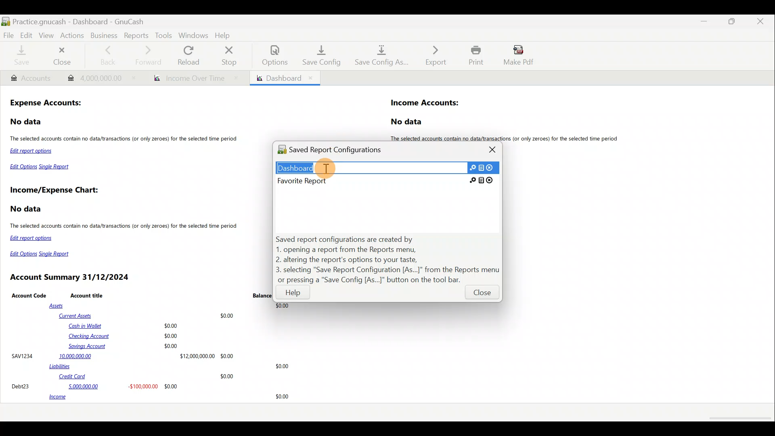 The image size is (775, 436). I want to click on Reload, so click(190, 55).